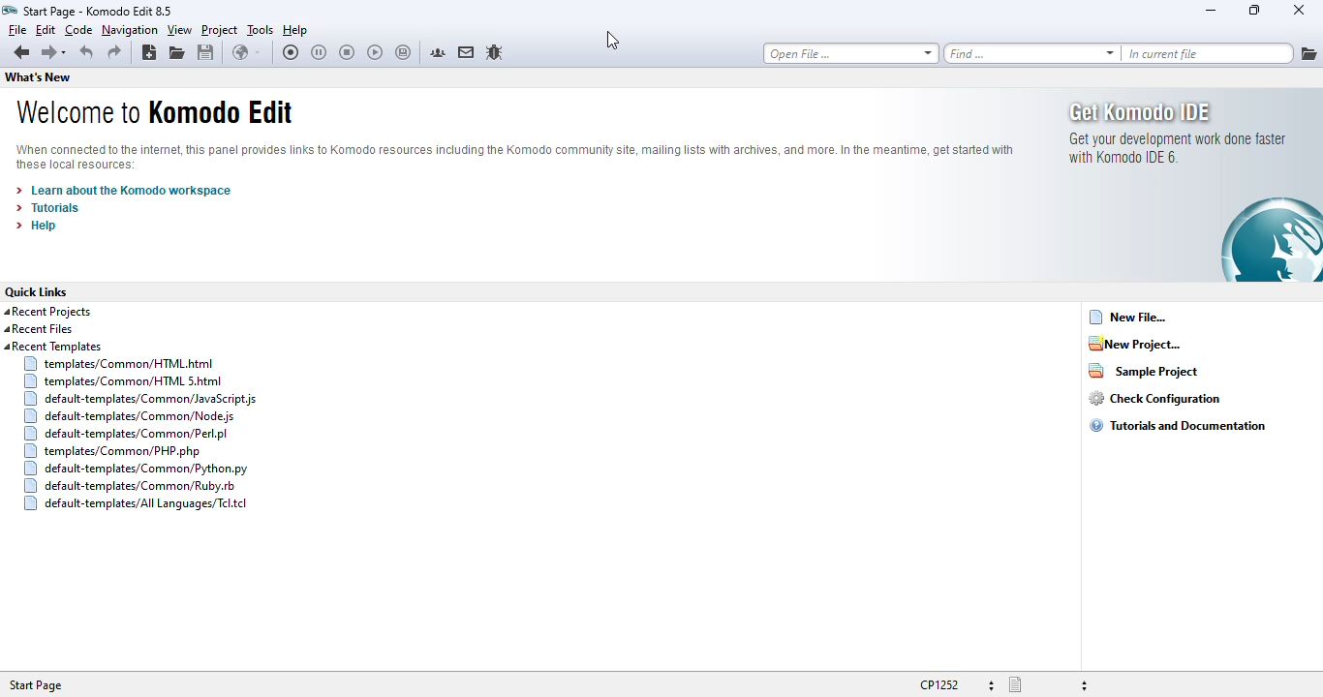 The height and width of the screenshot is (697, 1323). What do you see at coordinates (206, 52) in the screenshot?
I see `save file` at bounding box center [206, 52].